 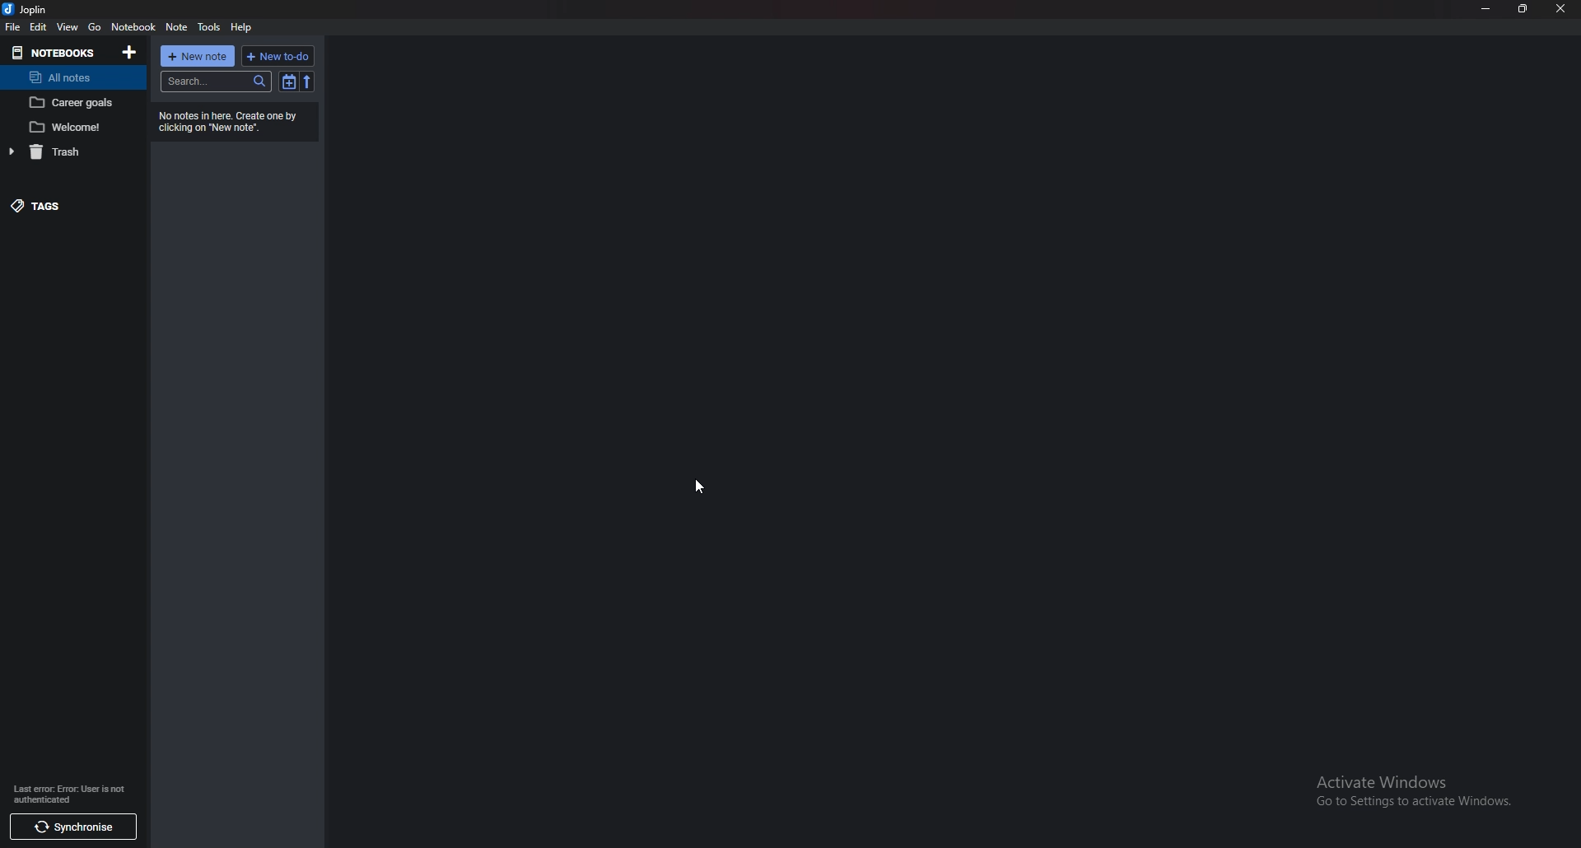 I want to click on help, so click(x=241, y=27).